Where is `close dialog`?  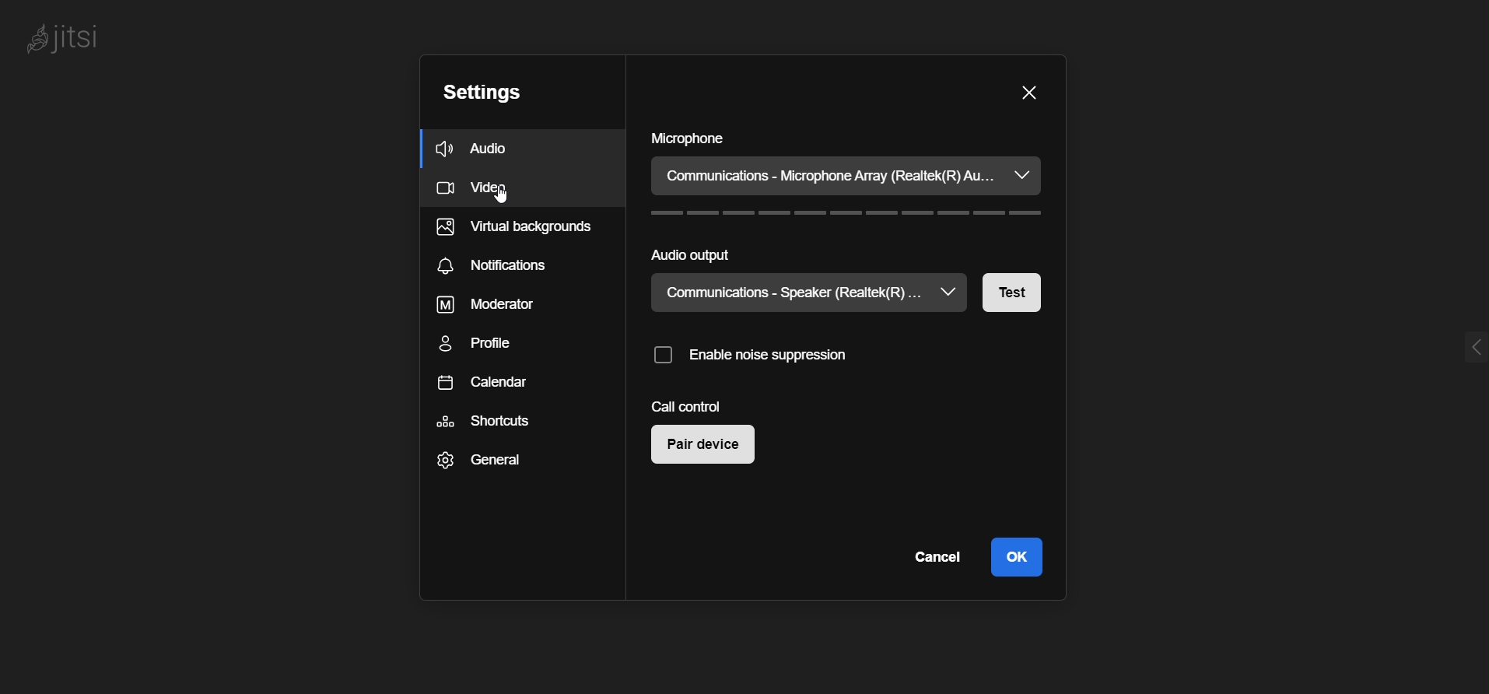 close dialog is located at coordinates (1029, 94).